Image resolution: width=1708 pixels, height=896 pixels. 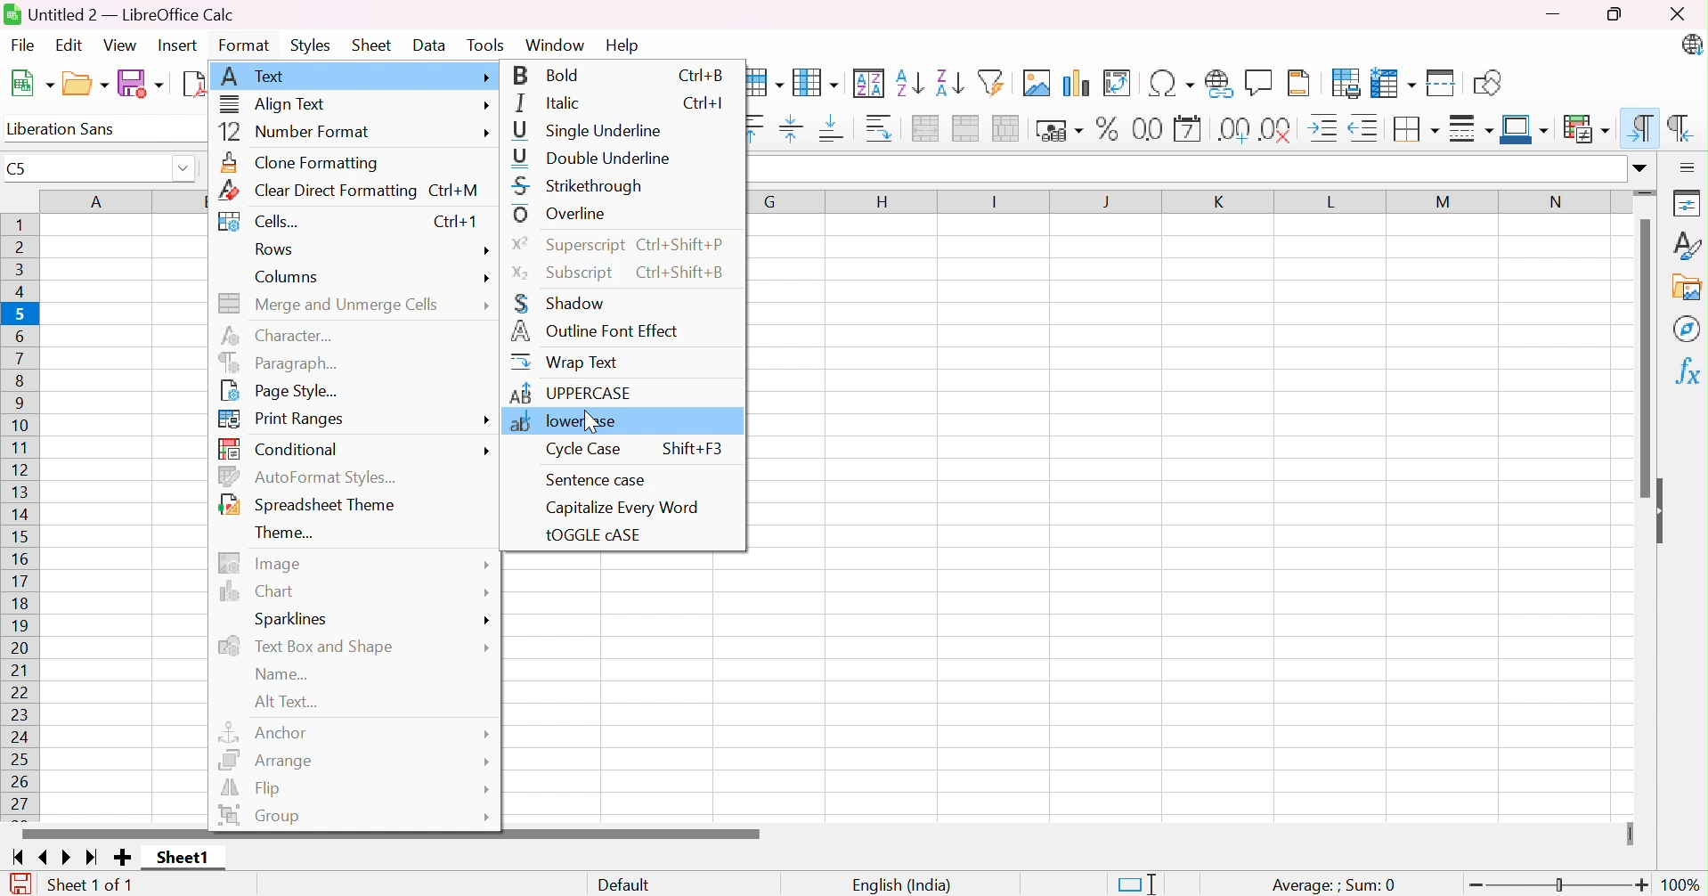 What do you see at coordinates (928, 129) in the screenshot?
I see `Merge and Center or Unmerge cells depending on the current toggle state` at bounding box center [928, 129].